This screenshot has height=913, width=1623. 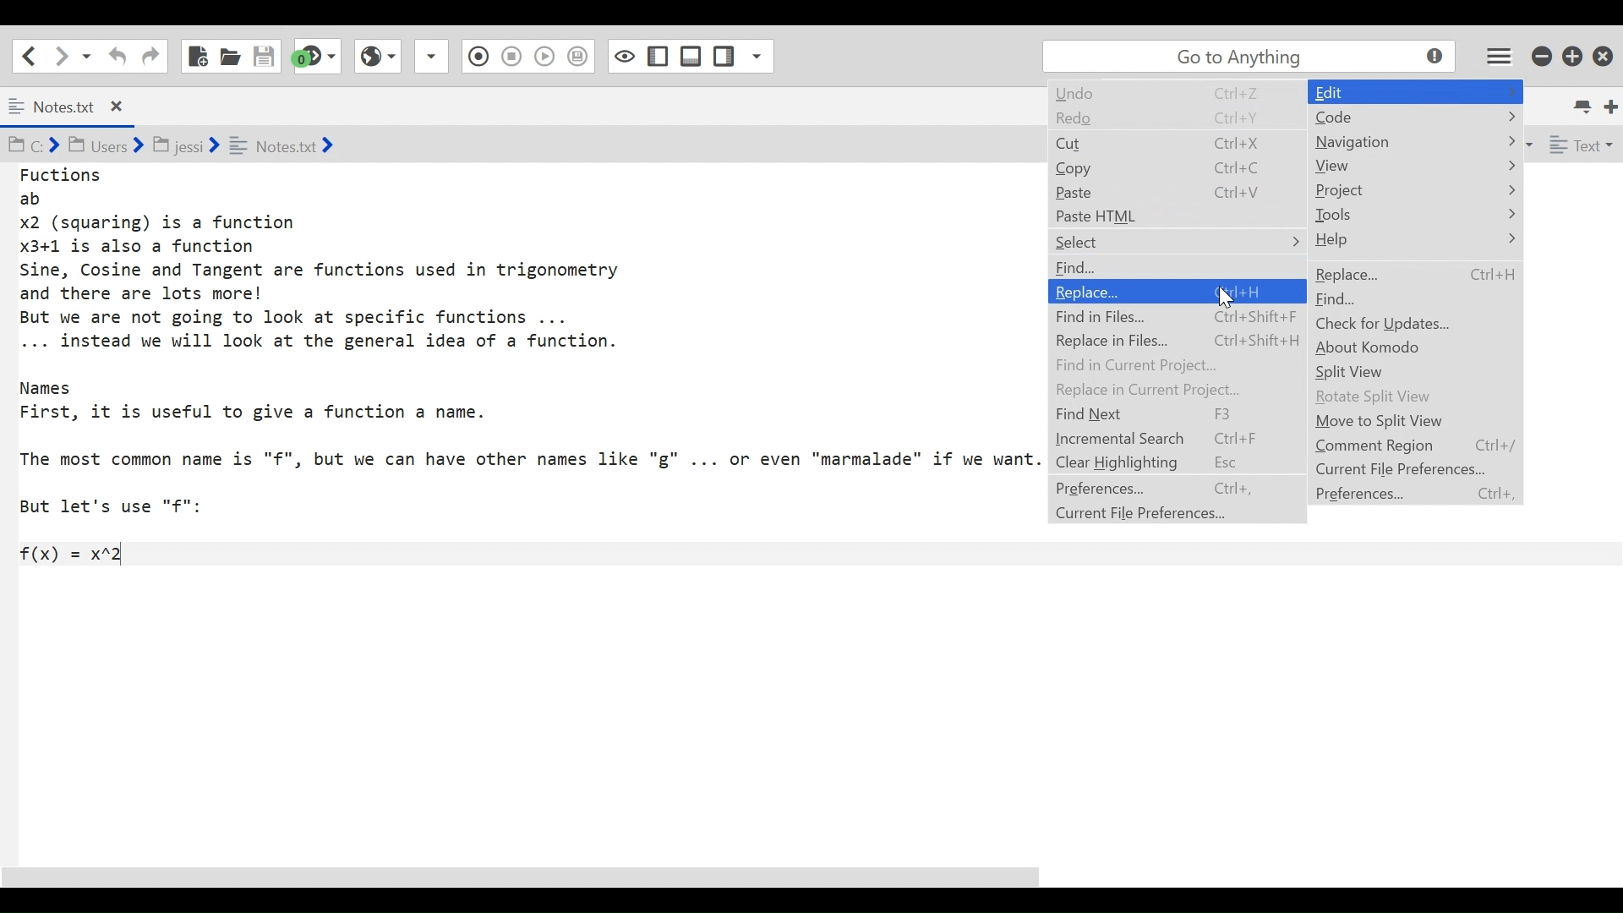 What do you see at coordinates (1161, 389) in the screenshot?
I see `Replace in Current Project` at bounding box center [1161, 389].